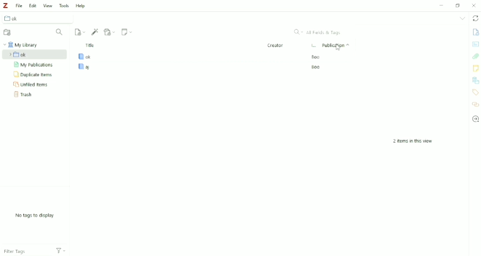 The width and height of the screenshot is (481, 256). What do you see at coordinates (64, 6) in the screenshot?
I see `Tools` at bounding box center [64, 6].